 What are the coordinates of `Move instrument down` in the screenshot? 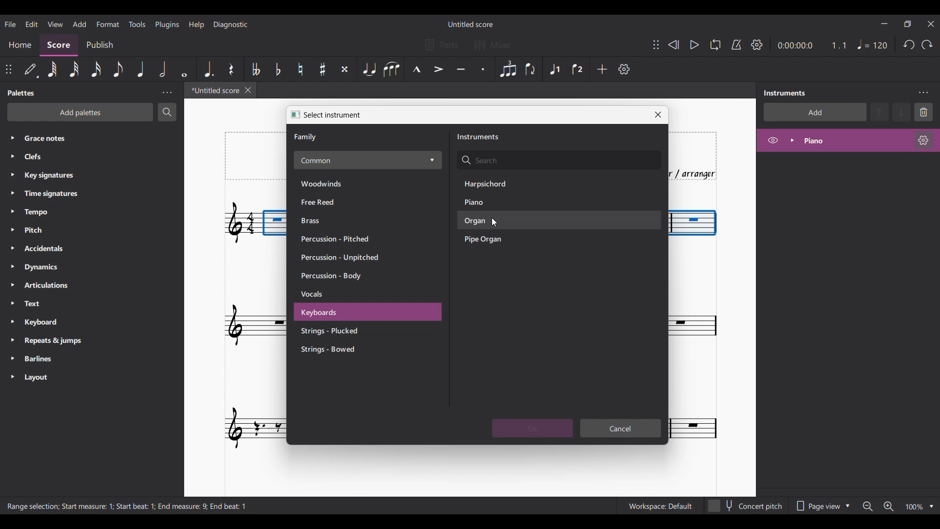 It's located at (901, 112).